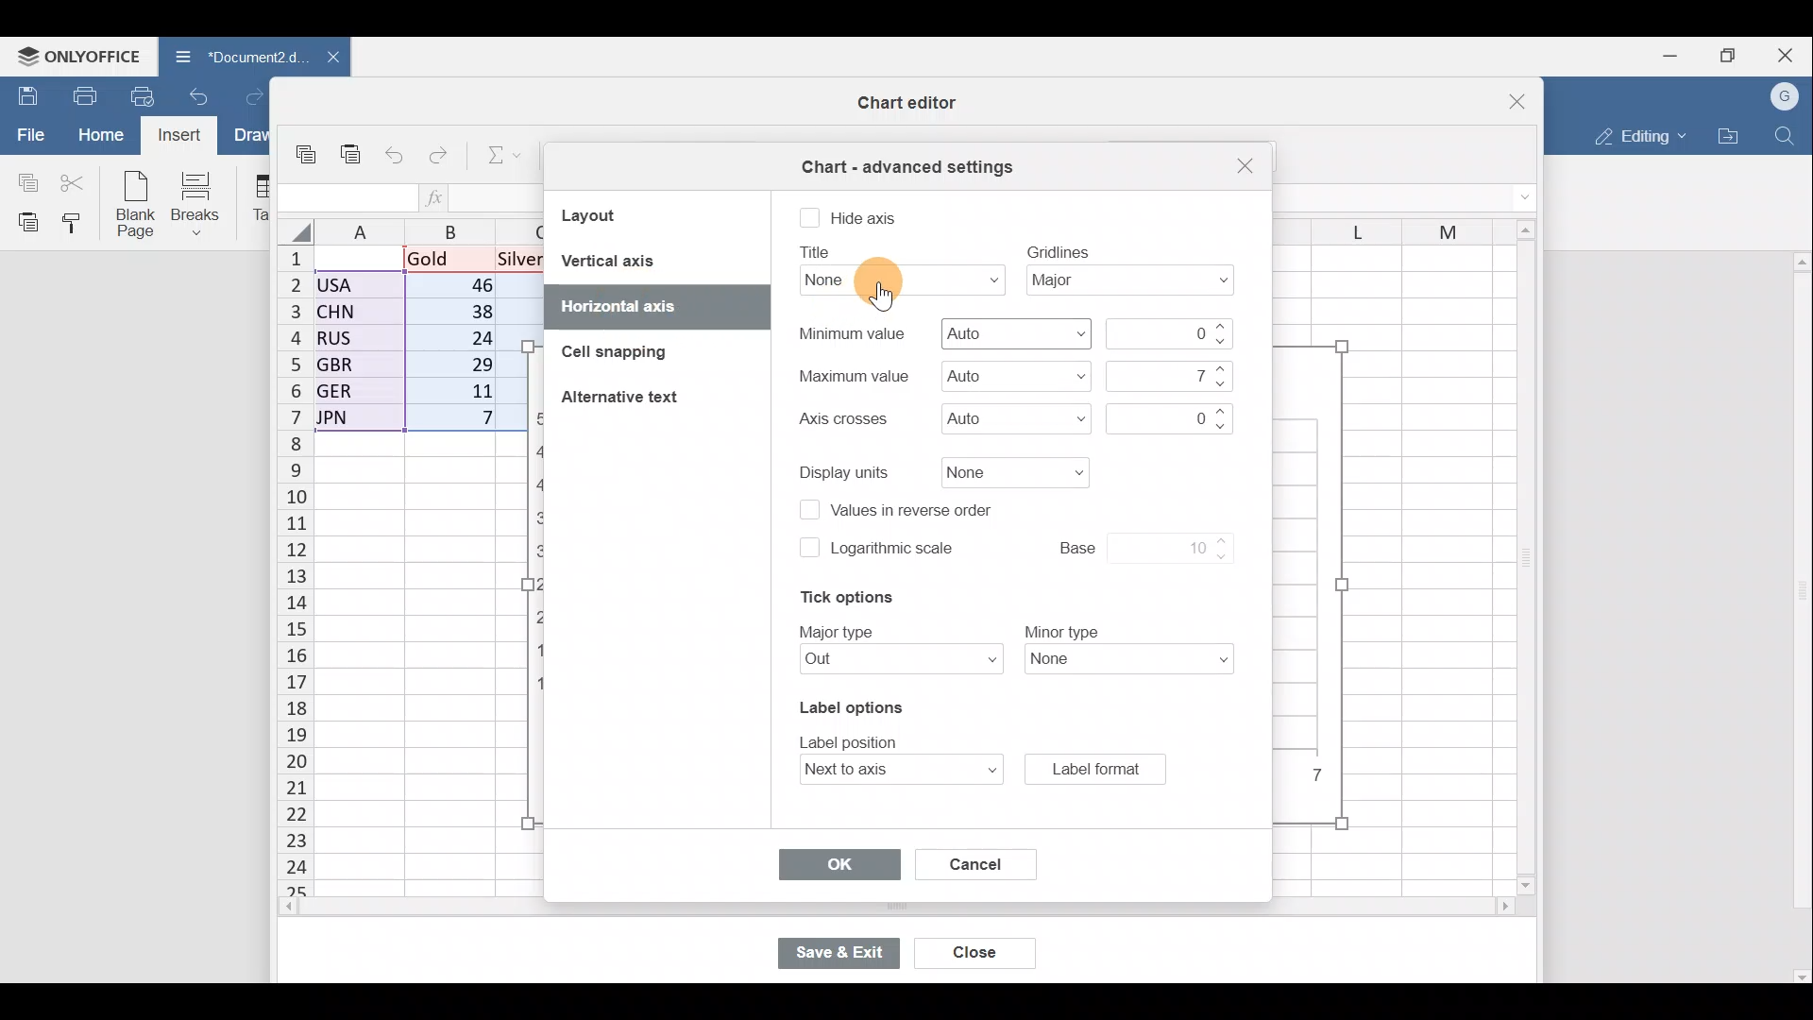  What do you see at coordinates (1728, 135) in the screenshot?
I see `Open file location` at bounding box center [1728, 135].